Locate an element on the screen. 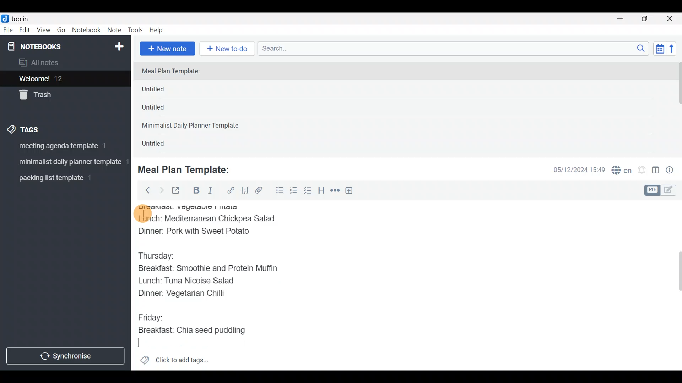  Untitled is located at coordinates (161, 145).